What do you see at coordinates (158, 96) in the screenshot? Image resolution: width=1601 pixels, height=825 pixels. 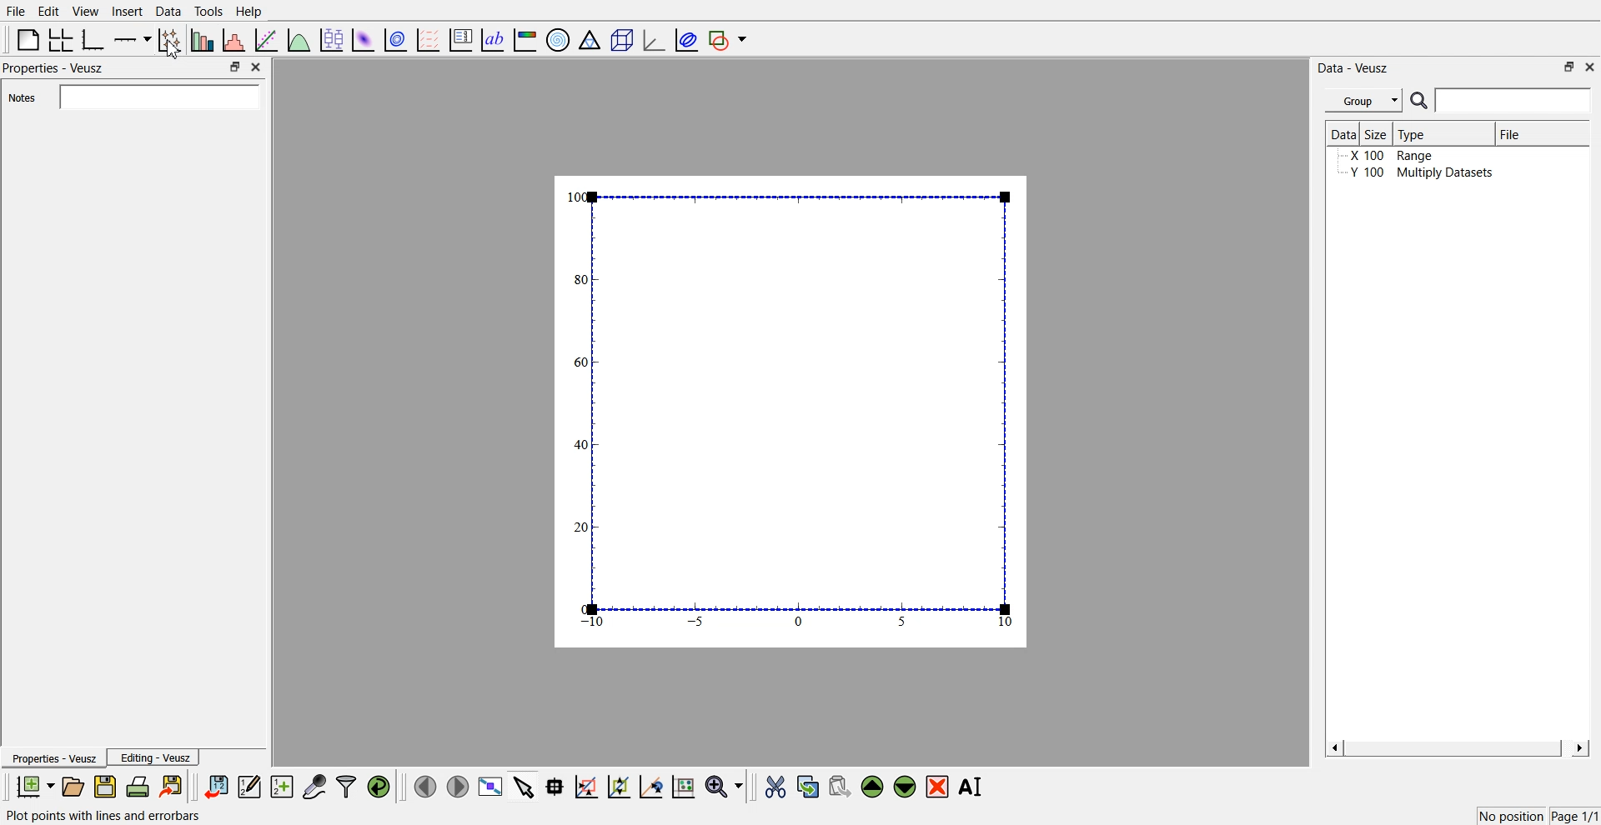 I see `enter notes field` at bounding box center [158, 96].